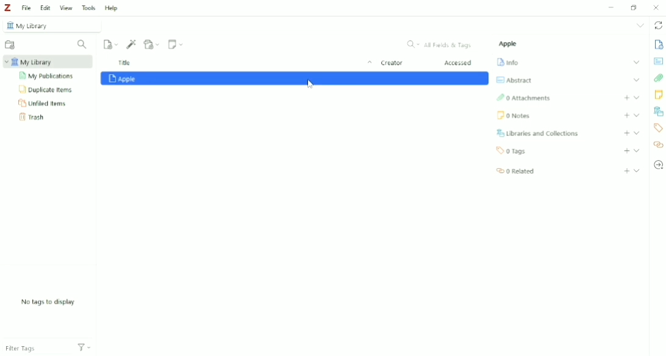 The image size is (666, 356). I want to click on Abstract, so click(514, 80).